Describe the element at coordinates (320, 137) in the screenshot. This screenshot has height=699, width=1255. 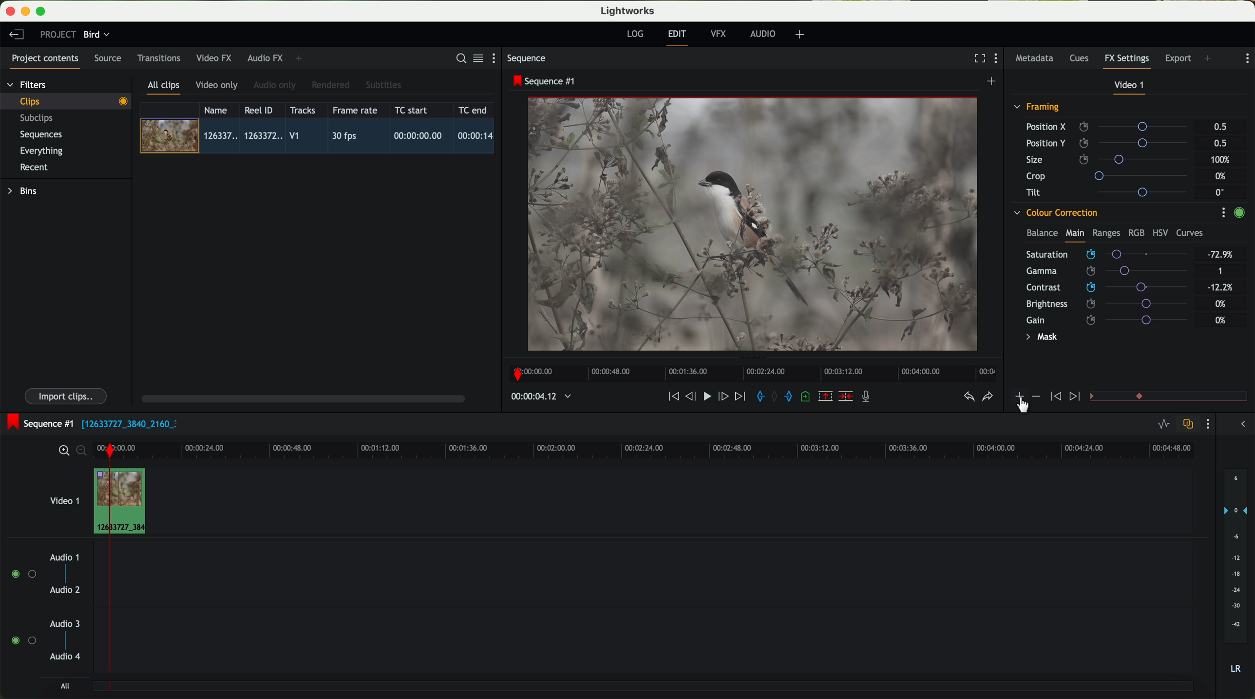
I see `click on video` at that location.